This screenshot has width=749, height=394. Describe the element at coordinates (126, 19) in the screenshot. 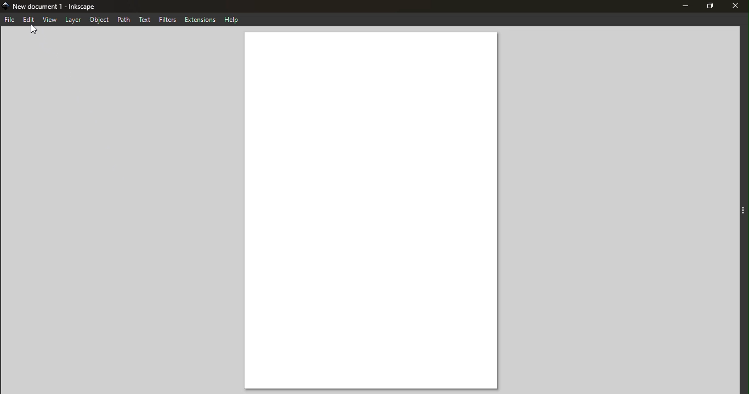

I see `Path` at that location.